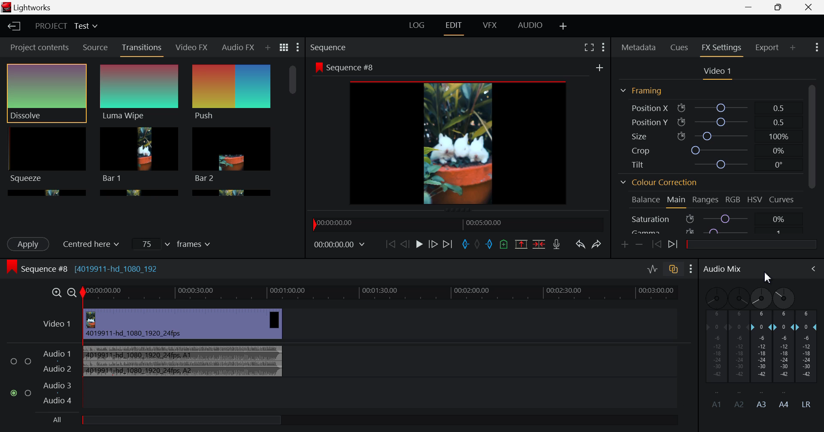  What do you see at coordinates (389, 293) in the screenshot?
I see `Timeline Track` at bounding box center [389, 293].